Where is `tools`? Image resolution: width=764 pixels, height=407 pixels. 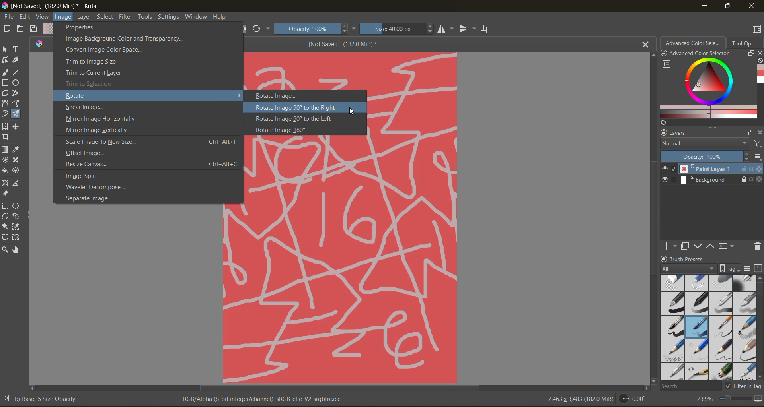 tools is located at coordinates (14, 150).